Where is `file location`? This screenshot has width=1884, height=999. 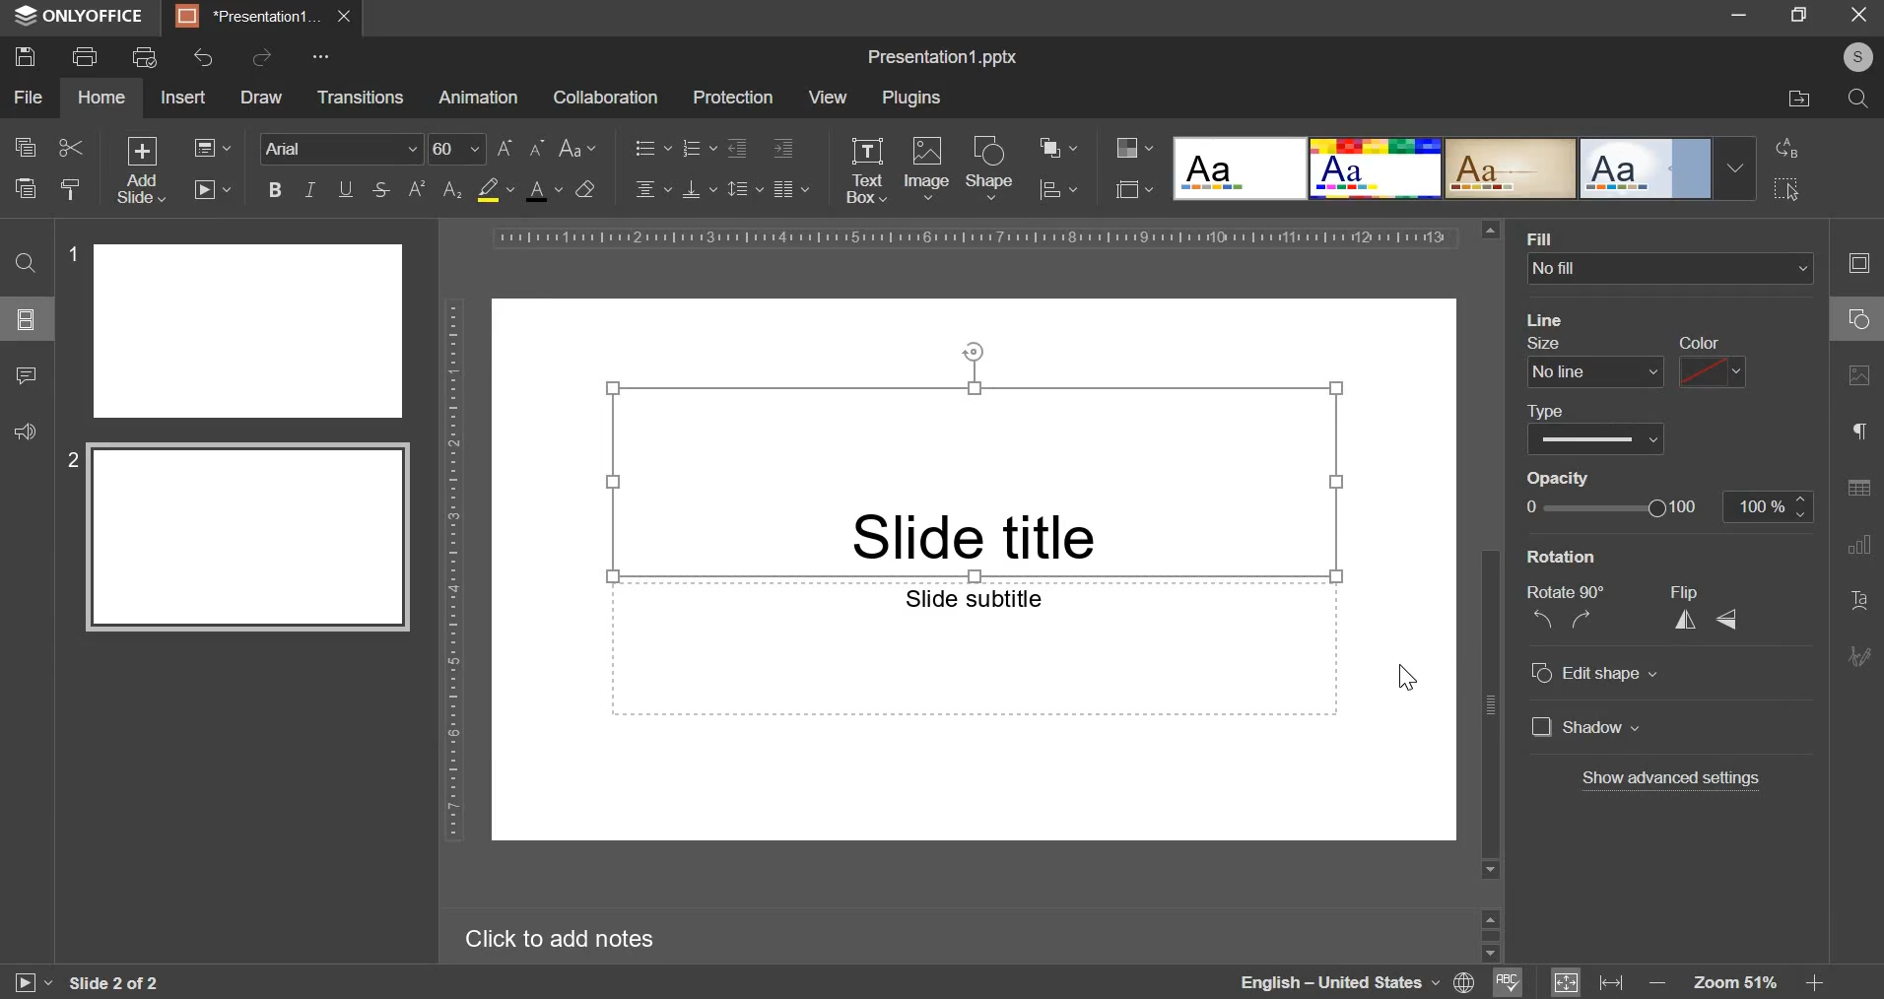
file location is located at coordinates (1800, 100).